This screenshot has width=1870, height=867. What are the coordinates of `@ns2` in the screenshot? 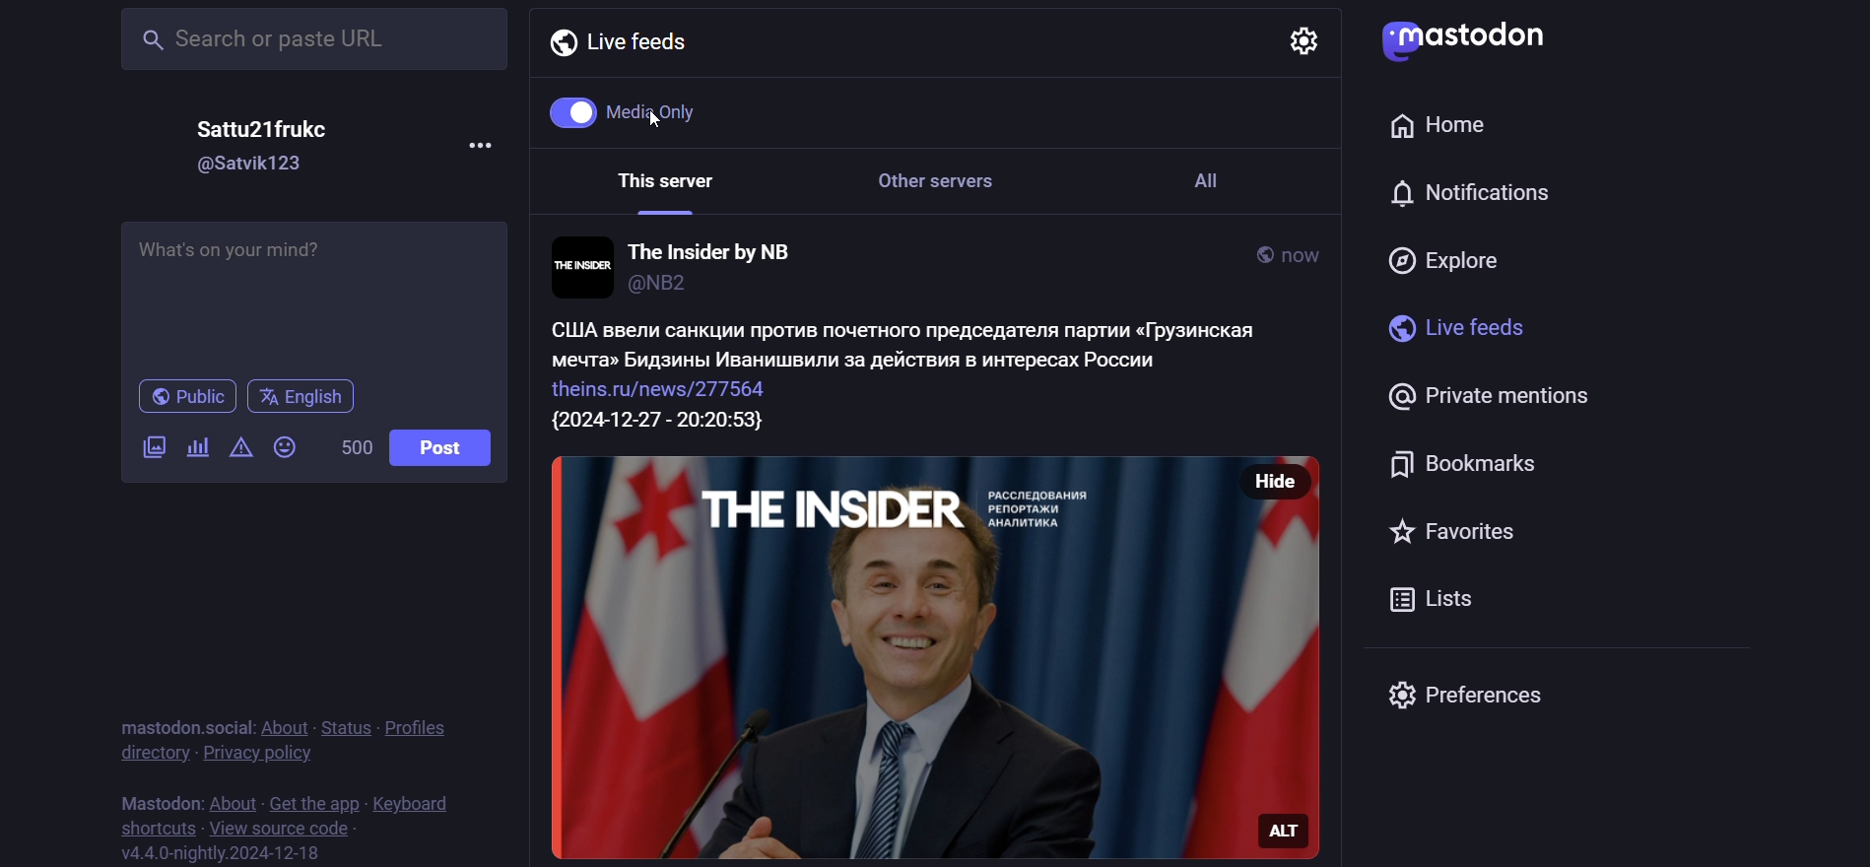 It's located at (680, 286).